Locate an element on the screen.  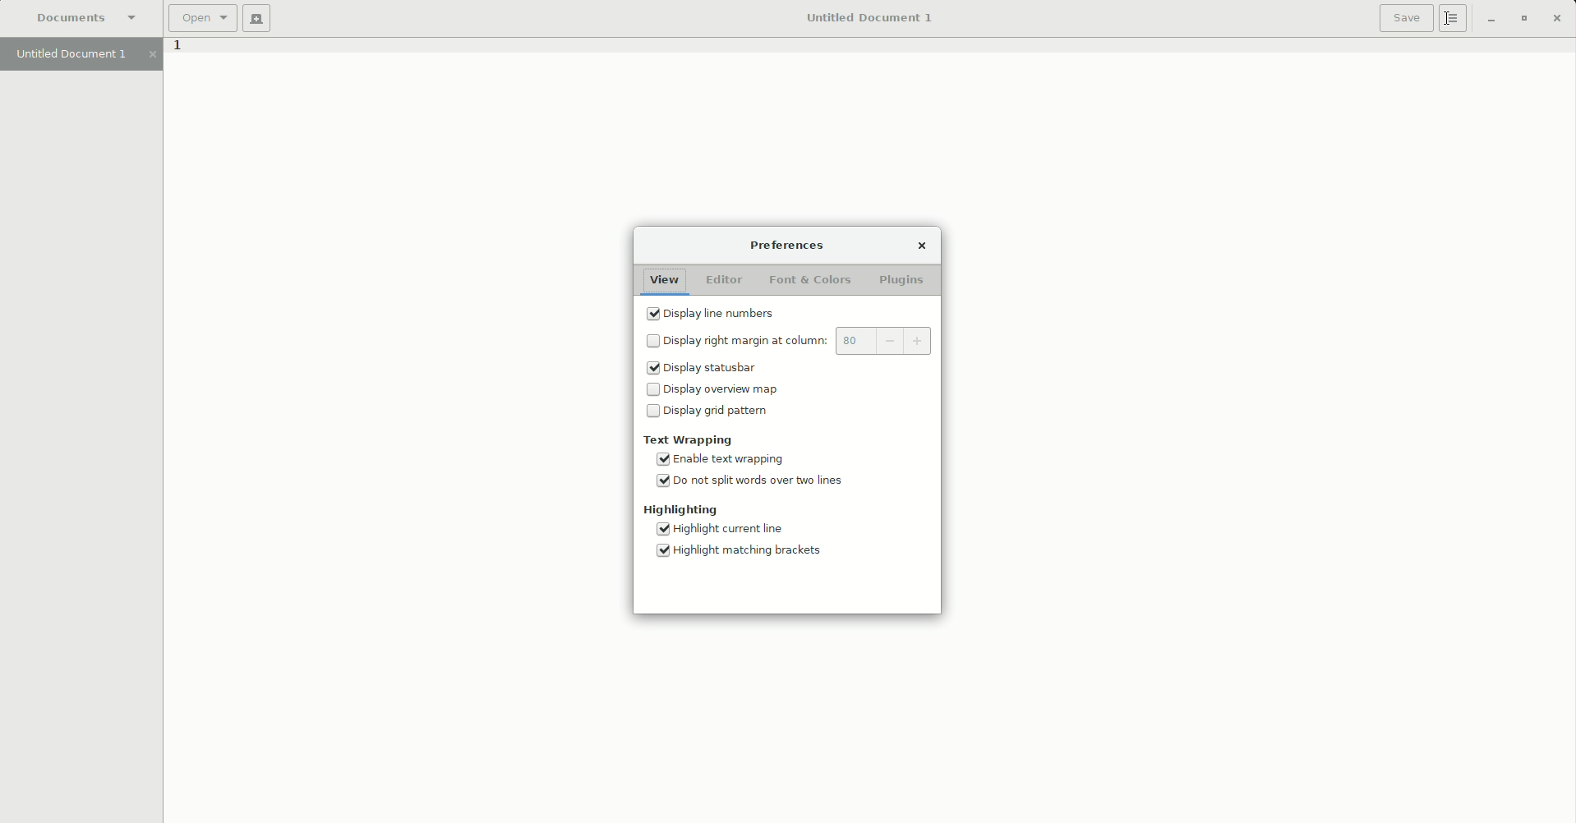
Display Line numbers is located at coordinates (714, 314).